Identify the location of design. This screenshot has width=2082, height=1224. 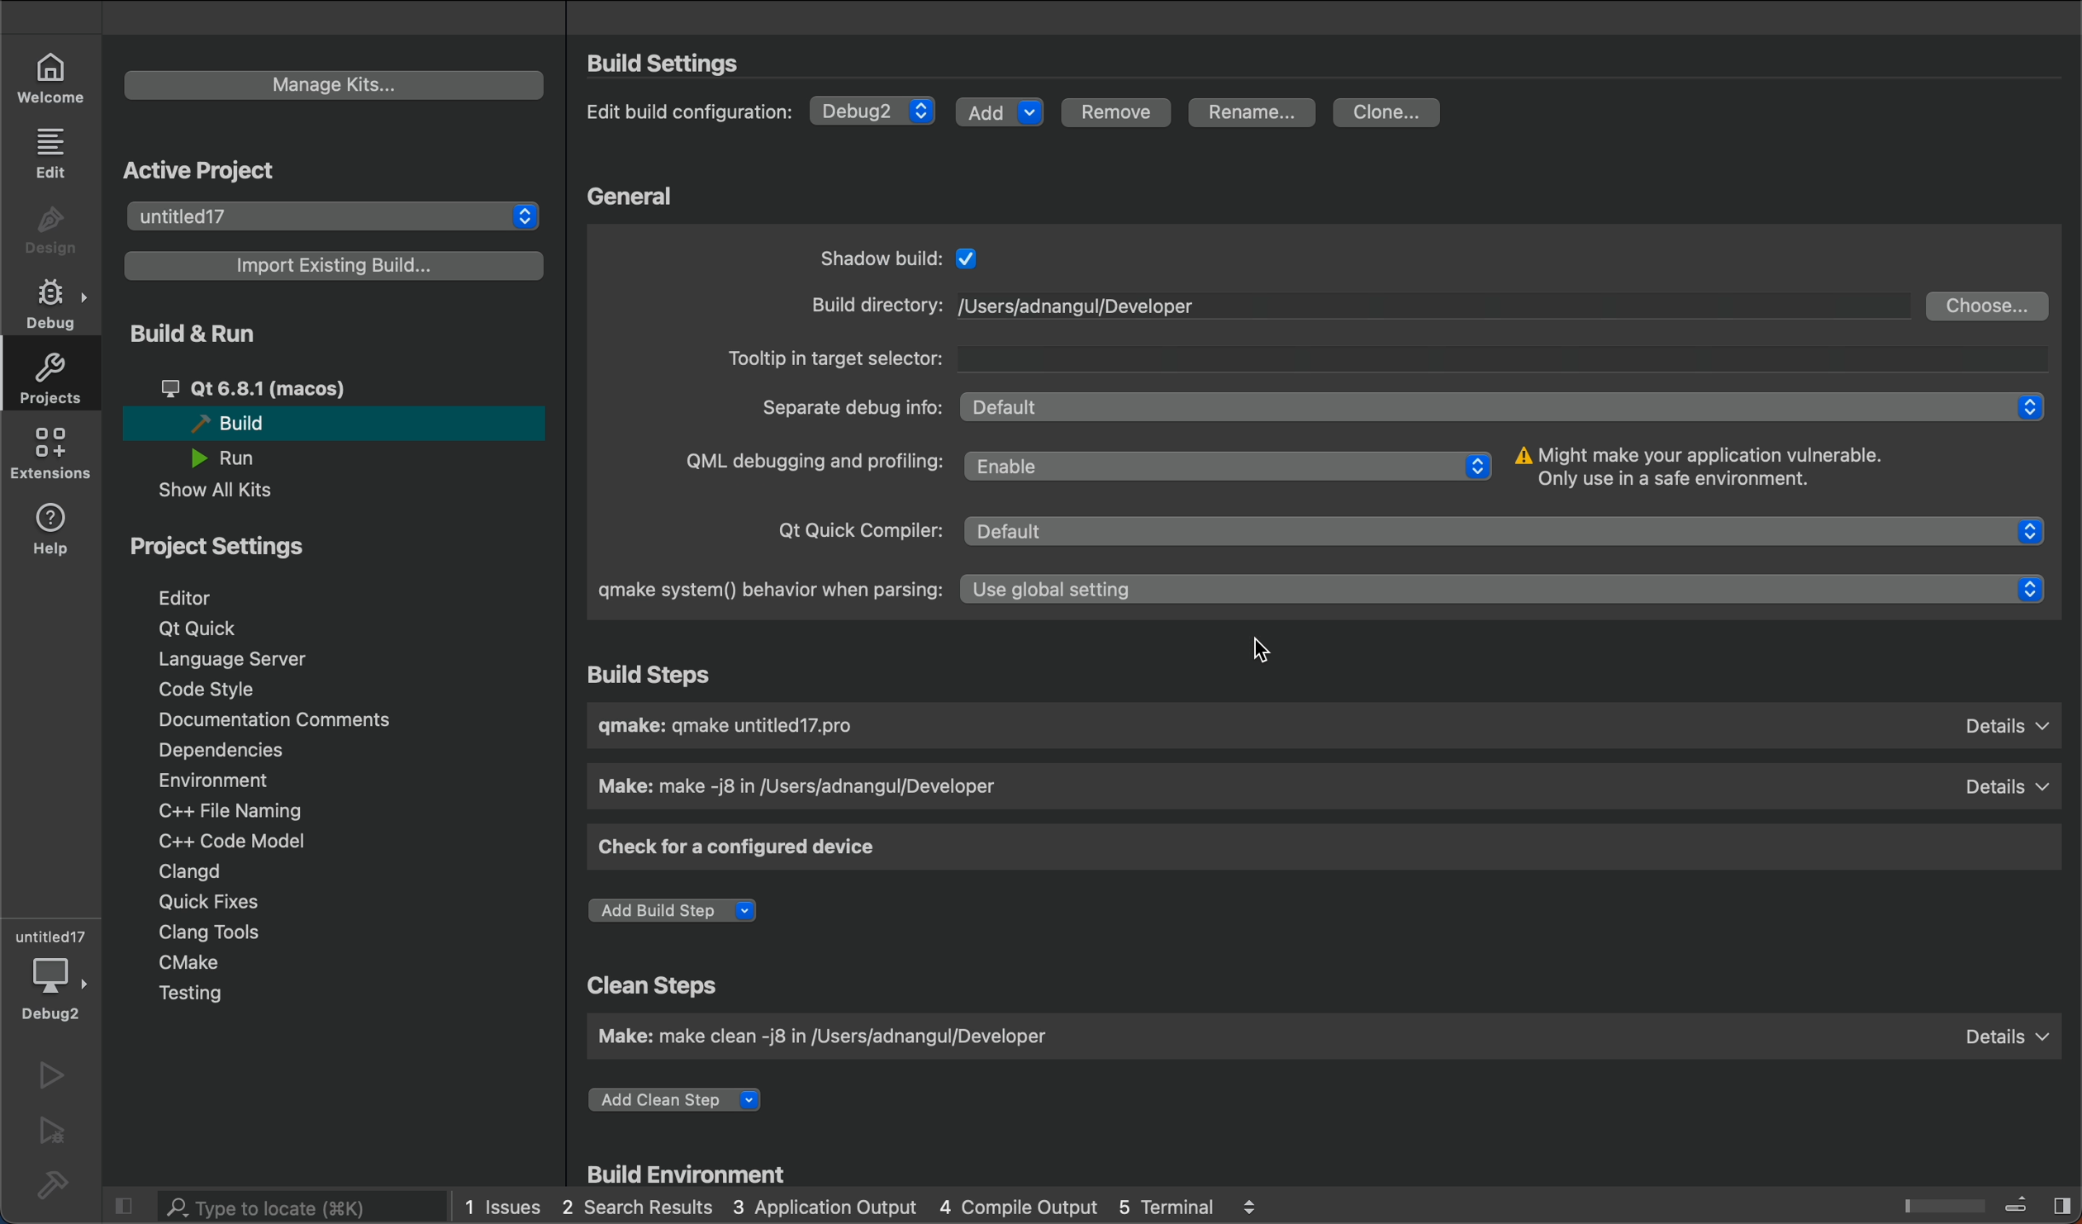
(47, 226).